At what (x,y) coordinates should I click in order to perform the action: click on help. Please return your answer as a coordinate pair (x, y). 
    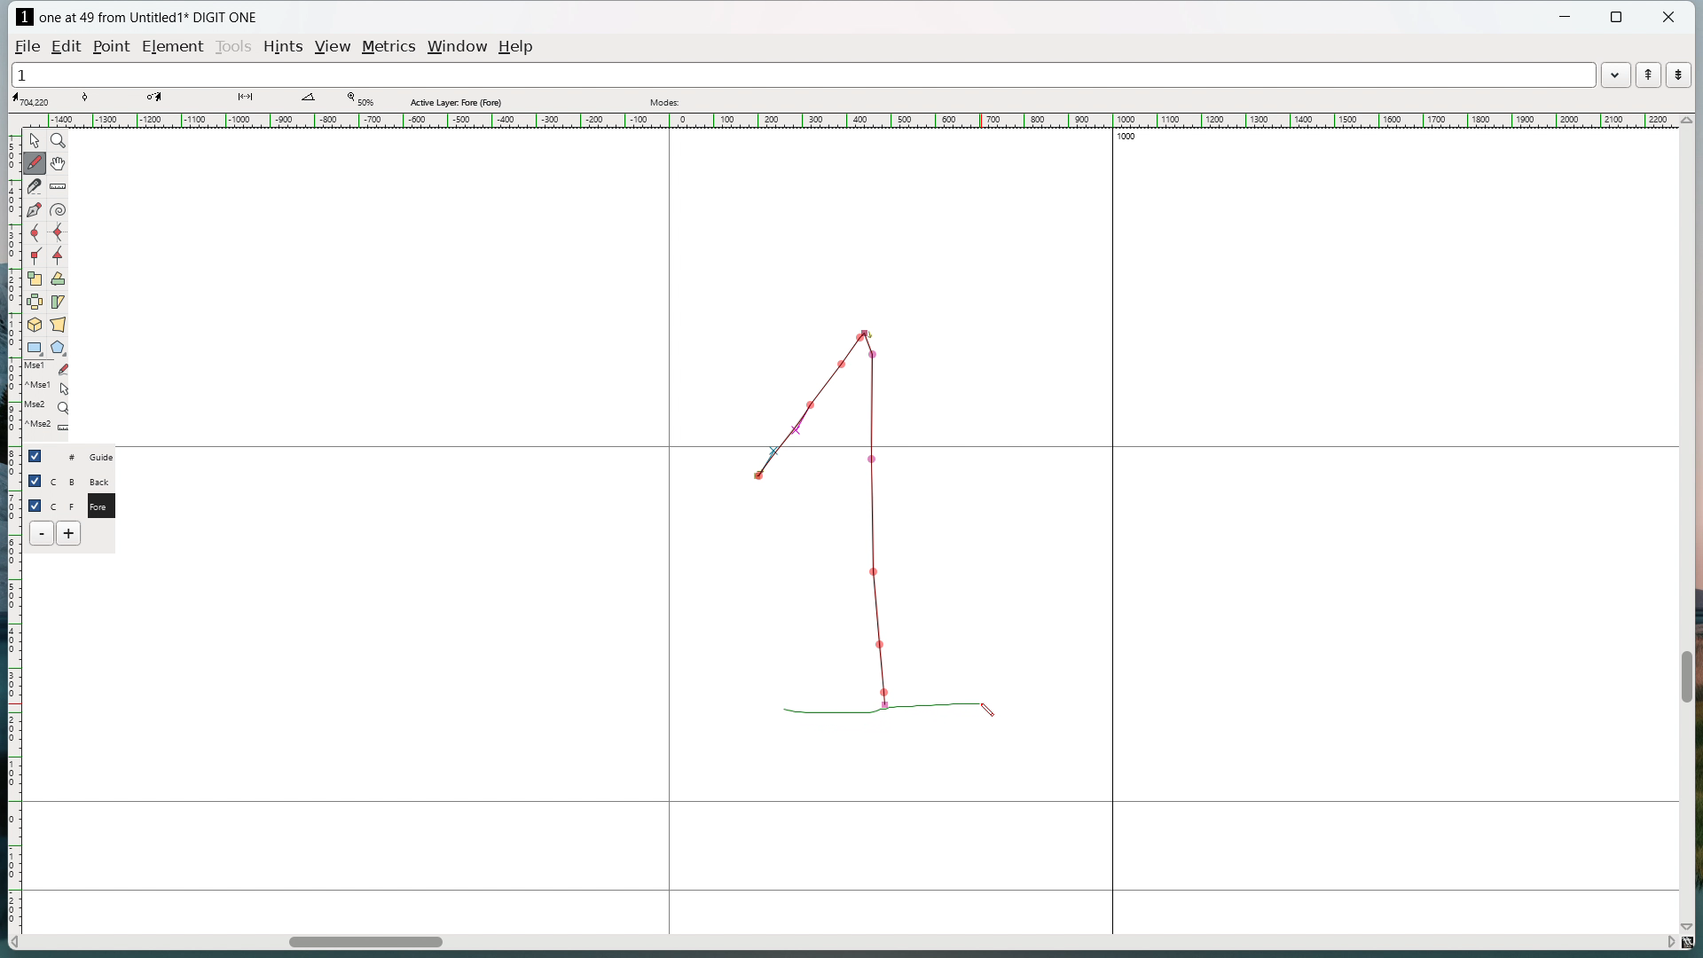
    Looking at the image, I should click on (517, 47).